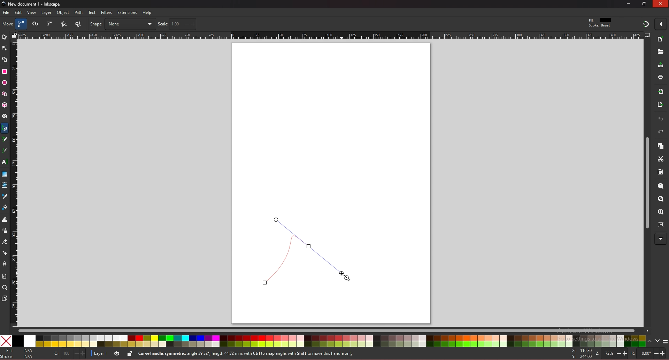  Describe the element at coordinates (330, 35) in the screenshot. I see `horizontal rule` at that location.